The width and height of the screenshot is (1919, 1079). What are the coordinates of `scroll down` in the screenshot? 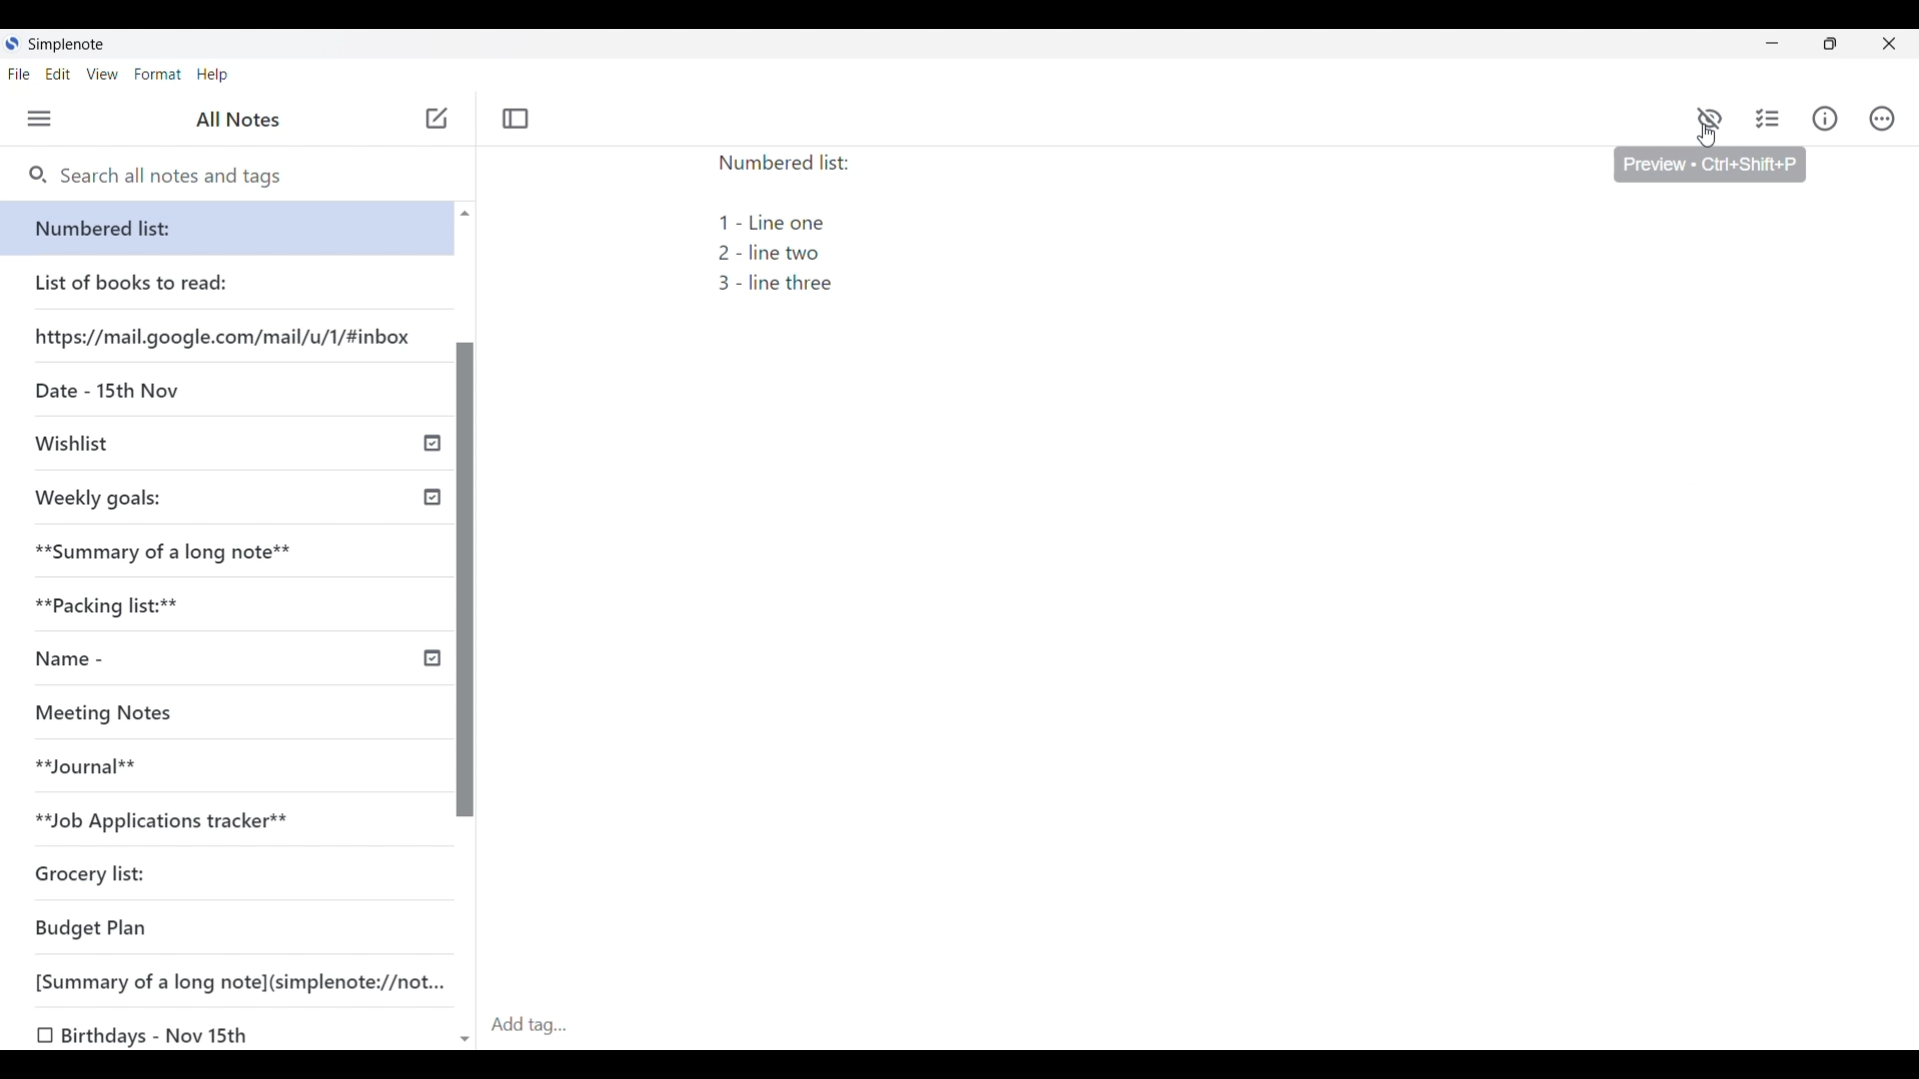 It's located at (464, 1032).